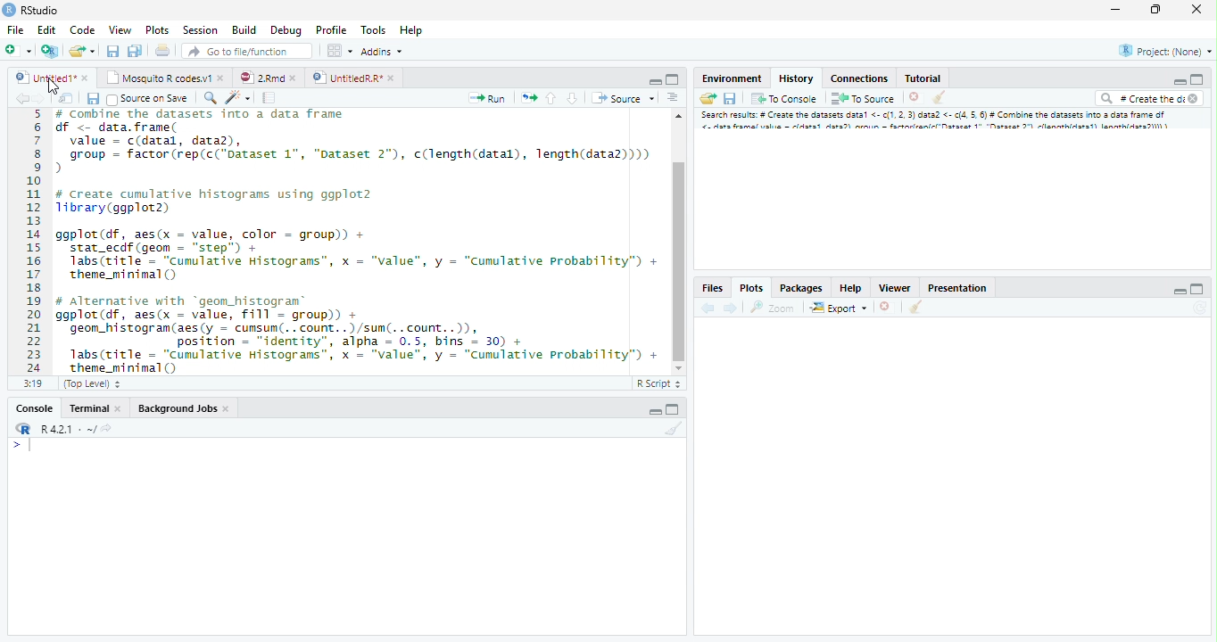 Image resolution: width=1217 pixels, height=642 pixels. What do you see at coordinates (119, 31) in the screenshot?
I see `View` at bounding box center [119, 31].